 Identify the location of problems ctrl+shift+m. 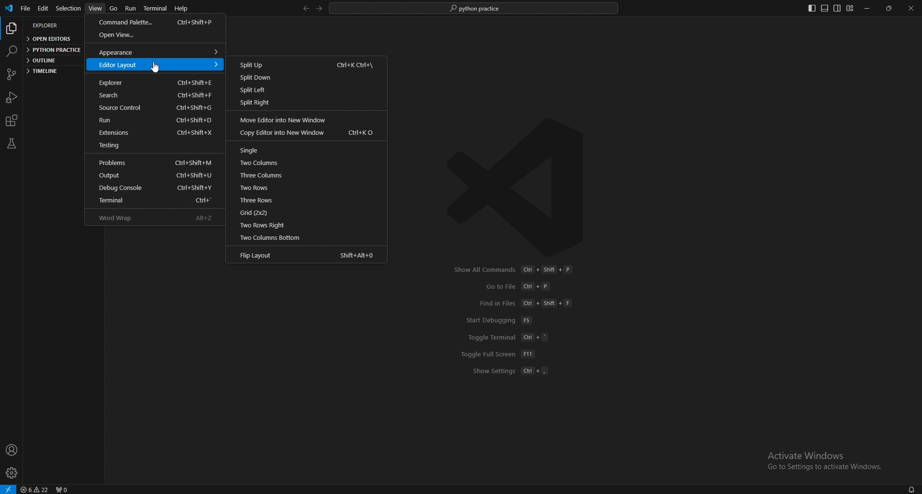
(152, 162).